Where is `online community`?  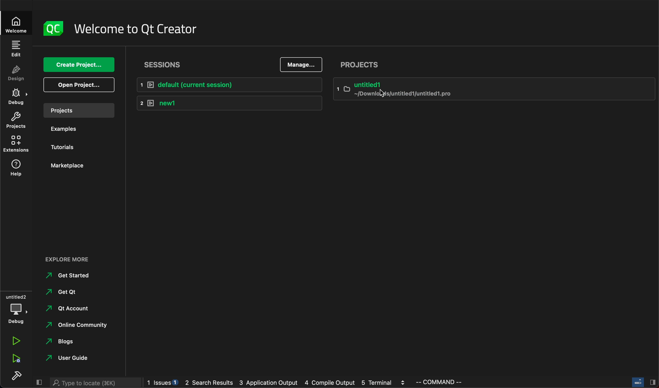 online community is located at coordinates (78, 326).